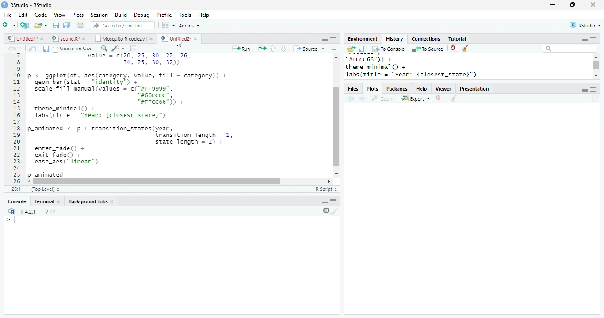  Describe the element at coordinates (142, 15) in the screenshot. I see `Debug` at that location.